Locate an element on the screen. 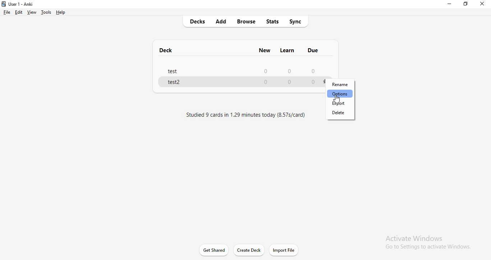 Image resolution: width=491 pixels, height=260 pixels. delete is located at coordinates (339, 114).